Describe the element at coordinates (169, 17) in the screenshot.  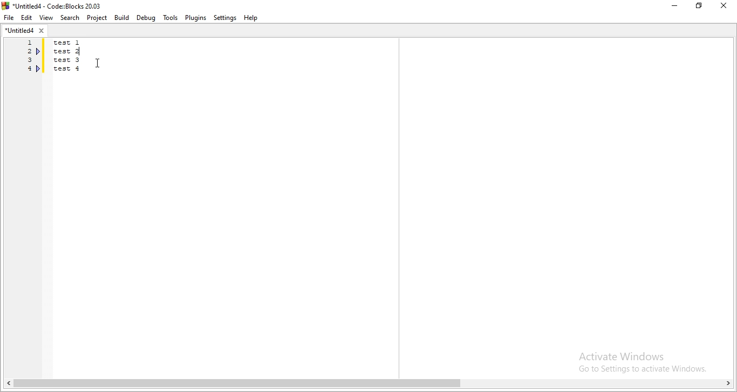
I see `Tools ` at that location.